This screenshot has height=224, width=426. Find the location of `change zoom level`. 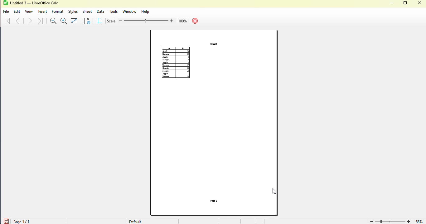

change zoom level is located at coordinates (390, 221).